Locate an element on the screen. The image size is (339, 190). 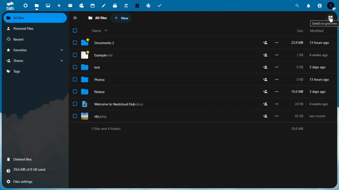
95 kb is located at coordinates (299, 116).